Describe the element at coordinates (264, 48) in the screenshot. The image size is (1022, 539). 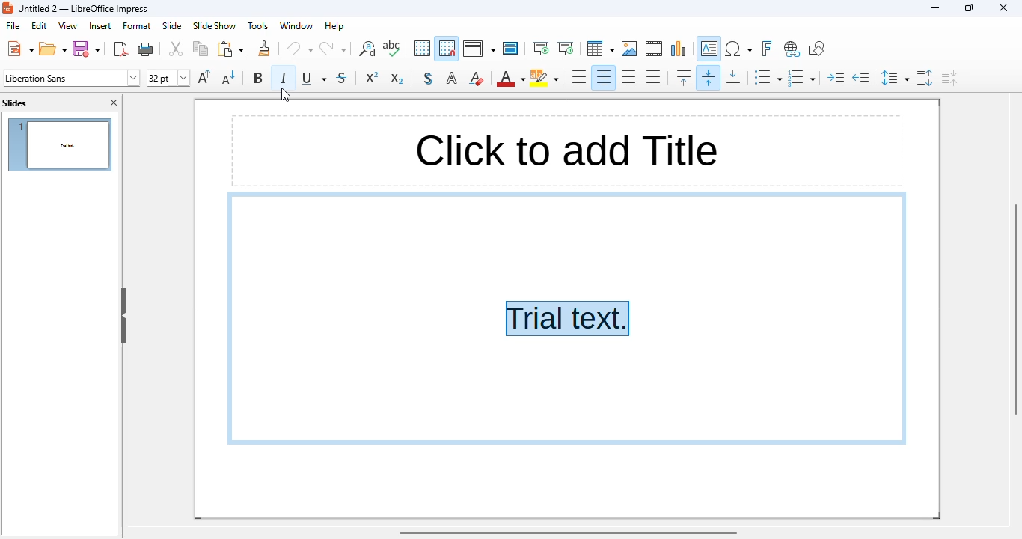
I see `clone formatting` at that location.